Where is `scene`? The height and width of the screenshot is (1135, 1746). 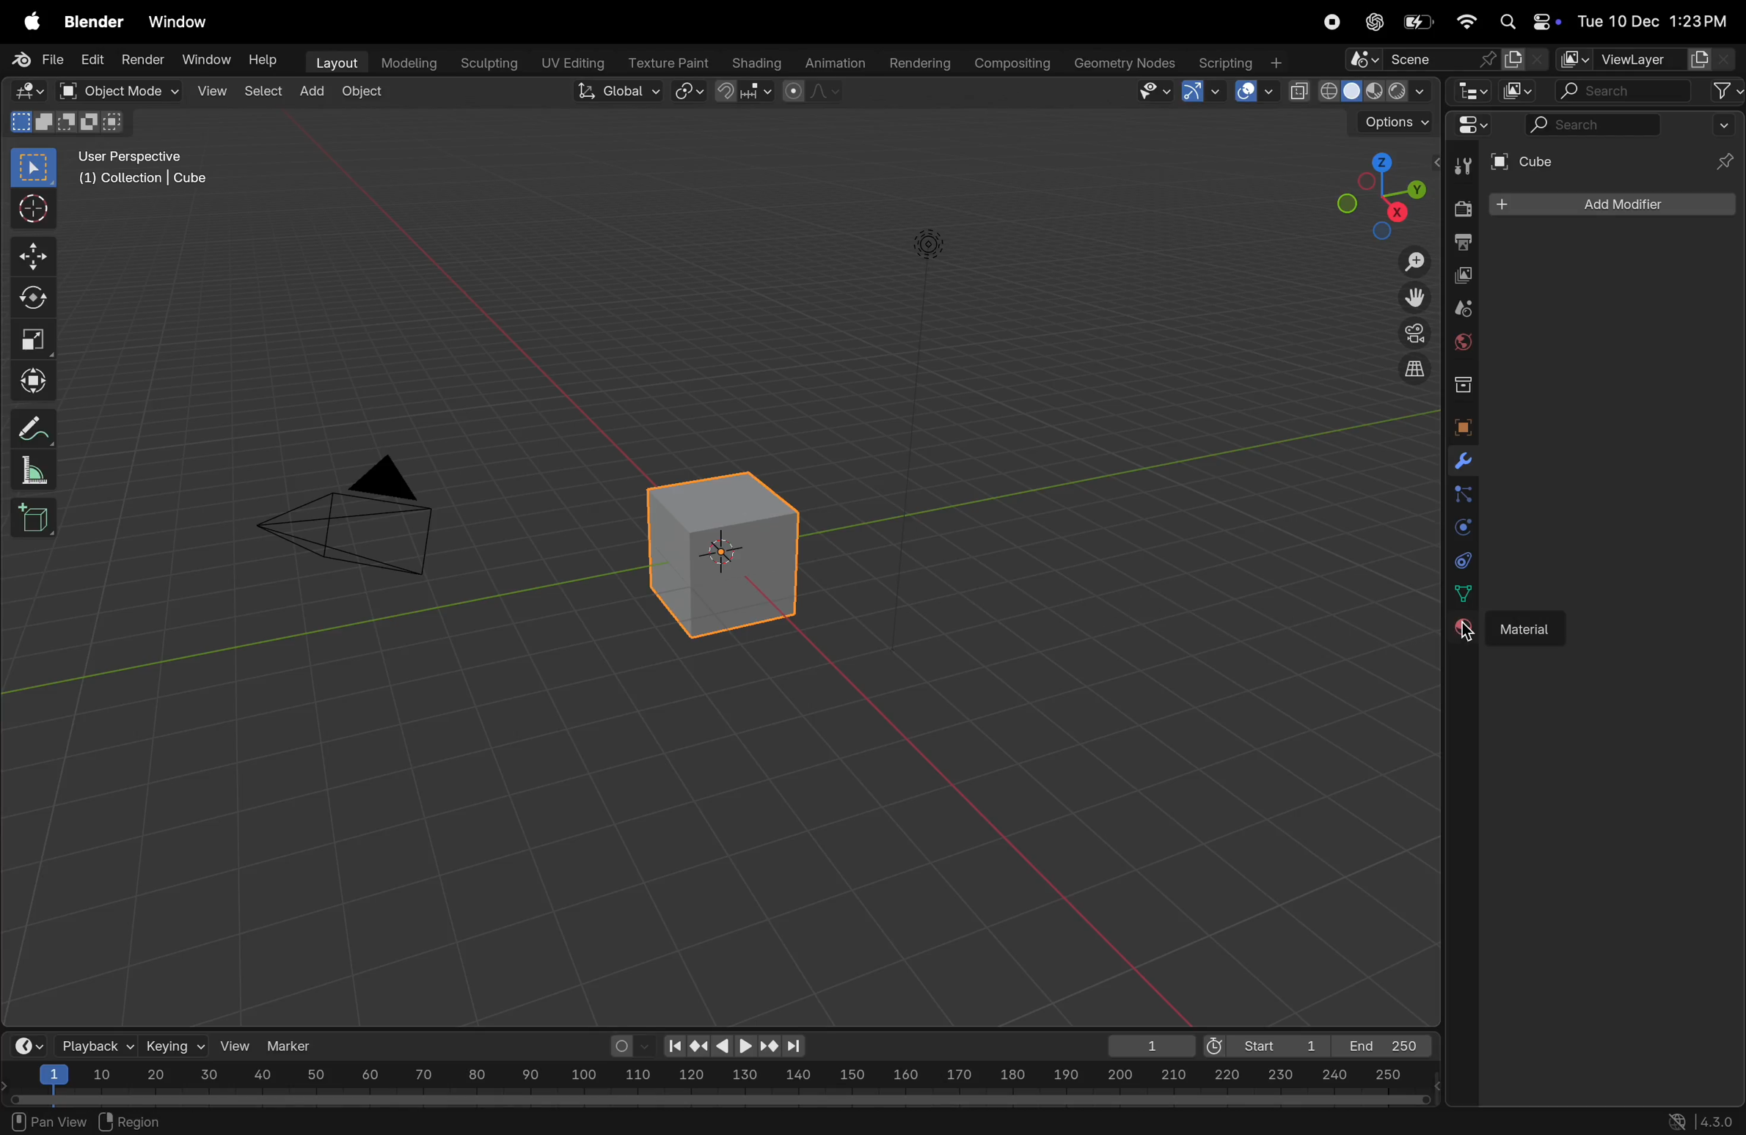
scene is located at coordinates (1447, 60).